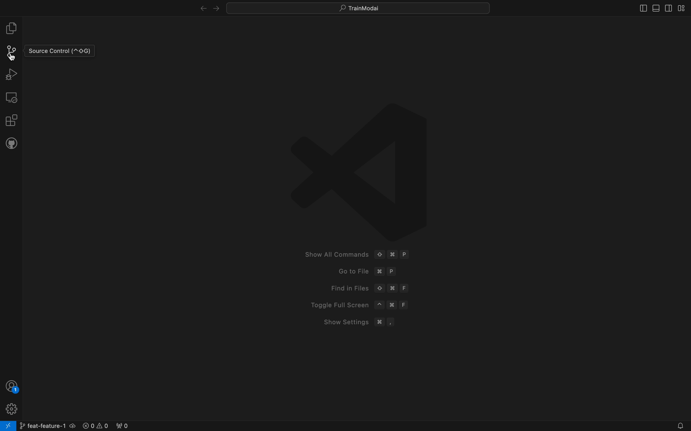  I want to click on Source Control , so click(59, 51).